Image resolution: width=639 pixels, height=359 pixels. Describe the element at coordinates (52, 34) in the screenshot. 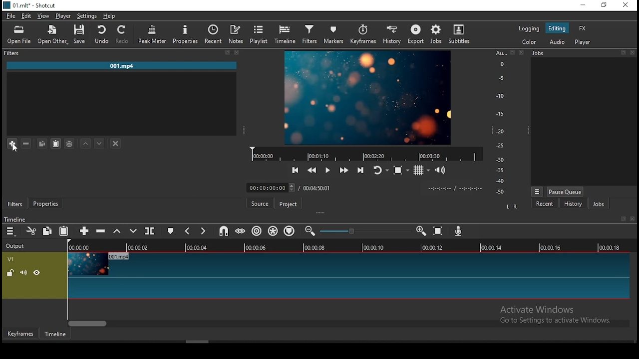

I see `open other` at that location.